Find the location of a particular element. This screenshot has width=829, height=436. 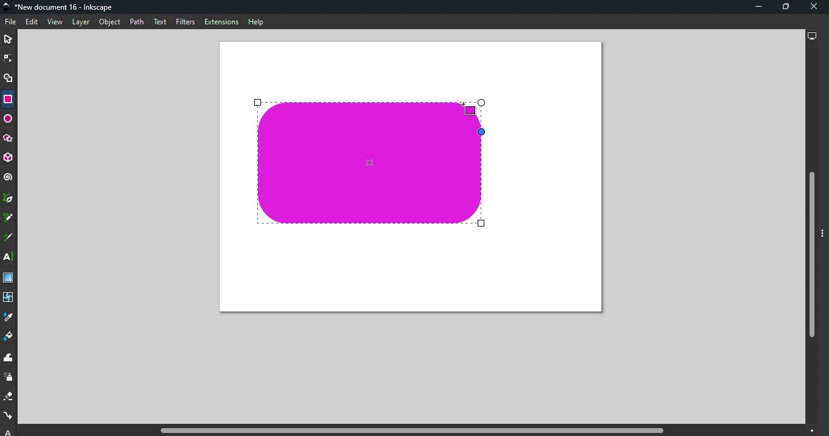

Shape builder tool is located at coordinates (10, 80).